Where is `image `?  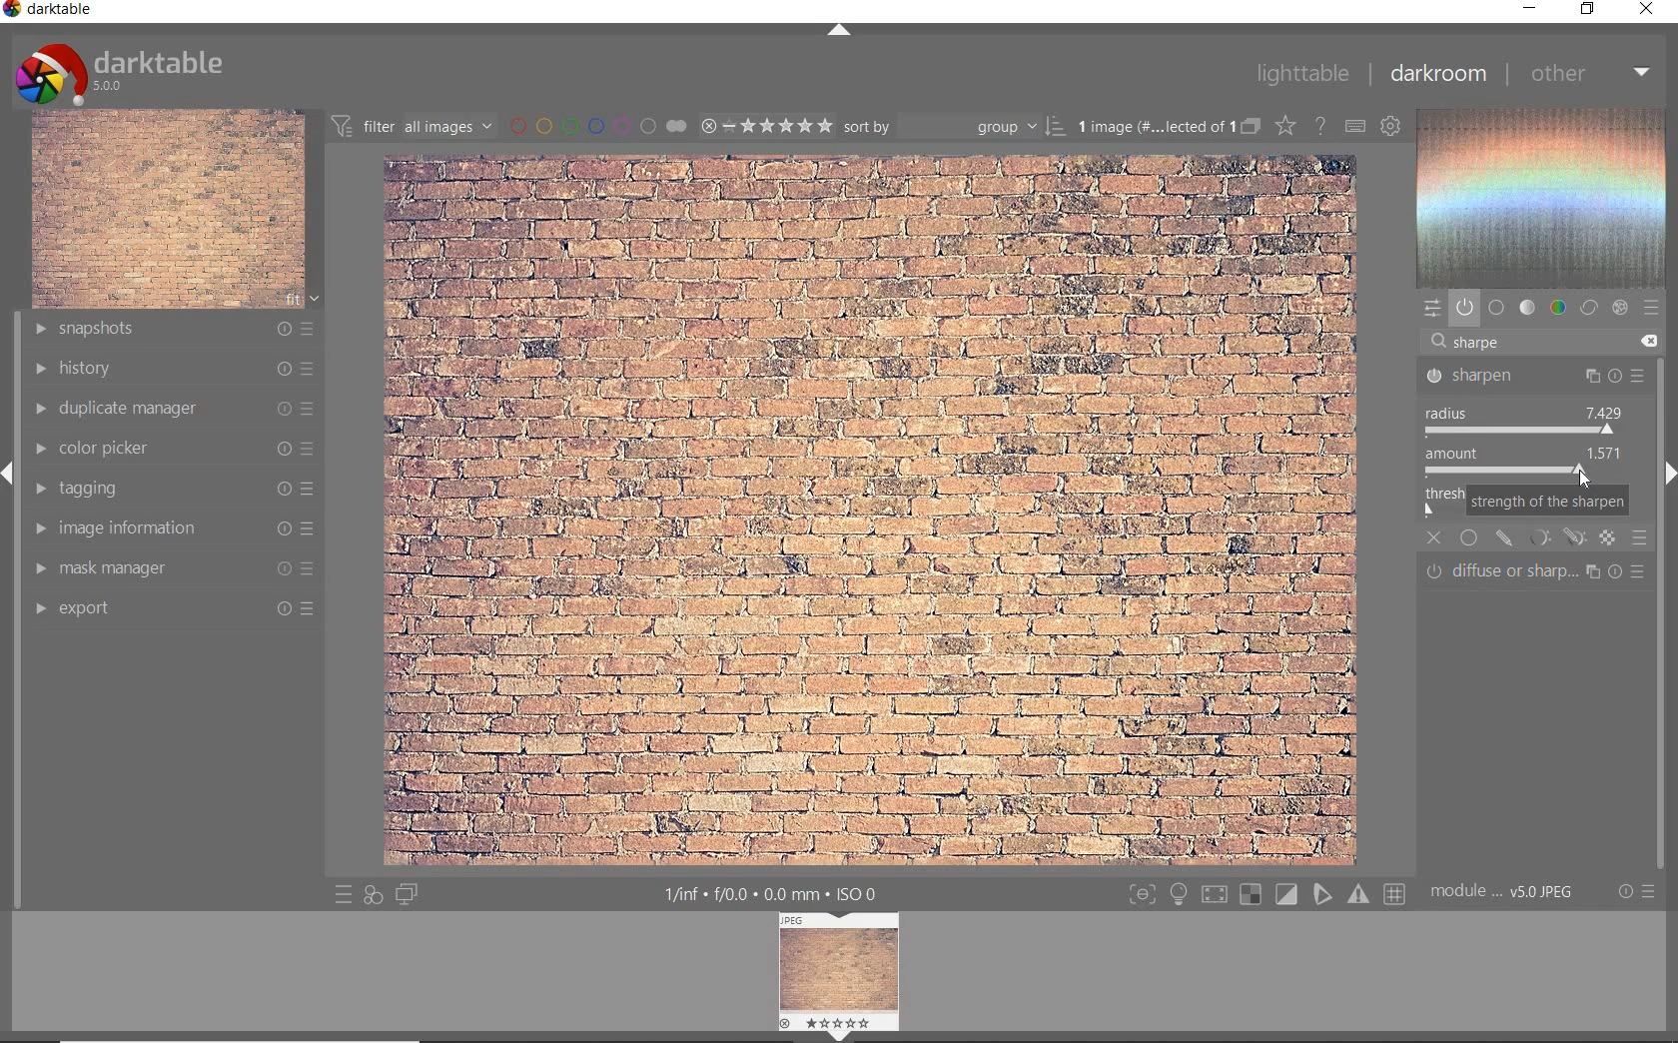 image  is located at coordinates (168, 210).